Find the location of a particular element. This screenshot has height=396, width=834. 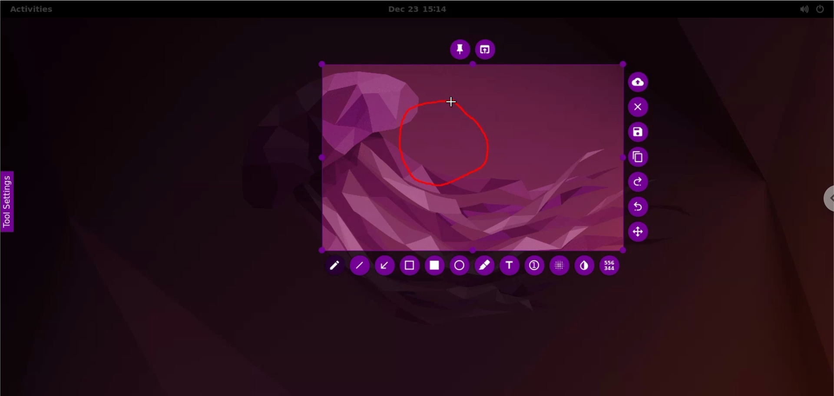

auto increment is located at coordinates (534, 265).